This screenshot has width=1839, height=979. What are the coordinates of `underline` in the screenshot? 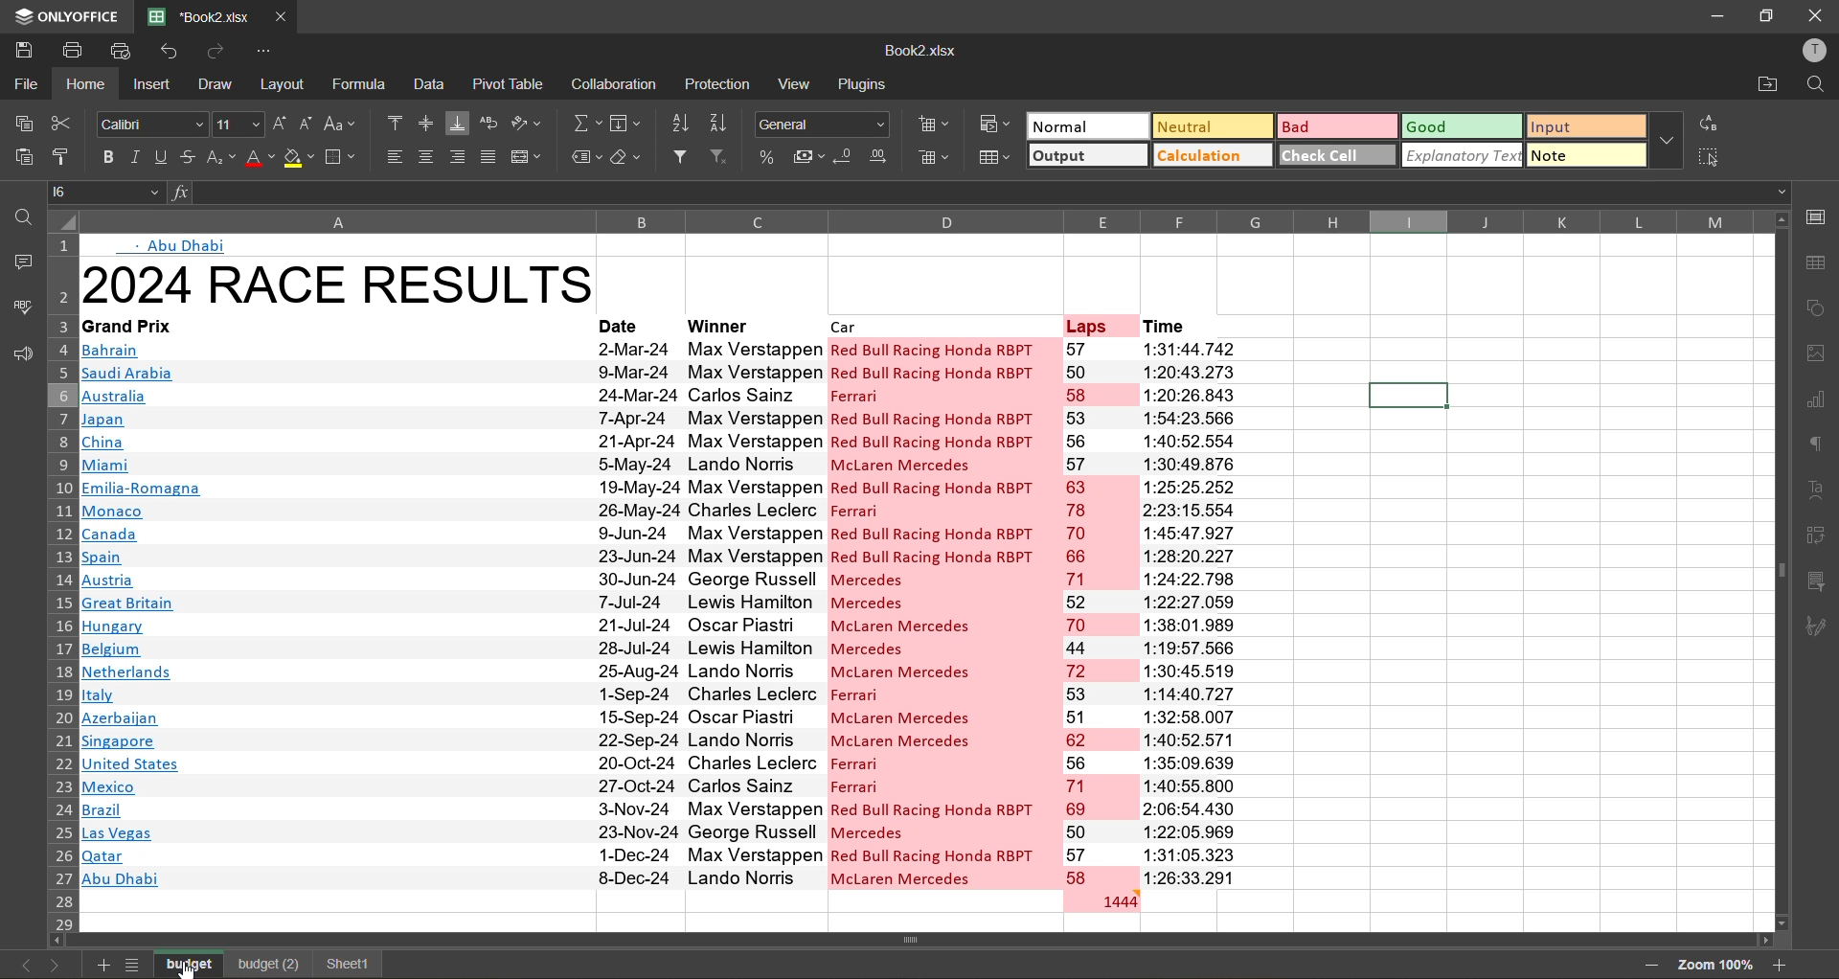 It's located at (160, 160).